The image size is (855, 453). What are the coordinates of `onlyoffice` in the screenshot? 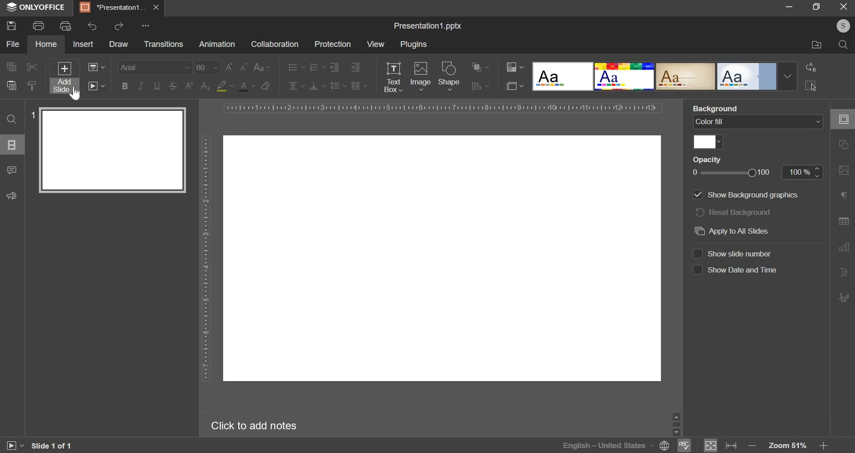 It's located at (38, 8).